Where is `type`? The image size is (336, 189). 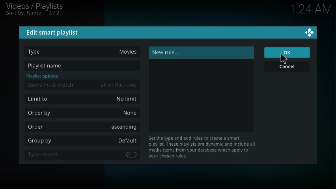 type is located at coordinates (38, 52).